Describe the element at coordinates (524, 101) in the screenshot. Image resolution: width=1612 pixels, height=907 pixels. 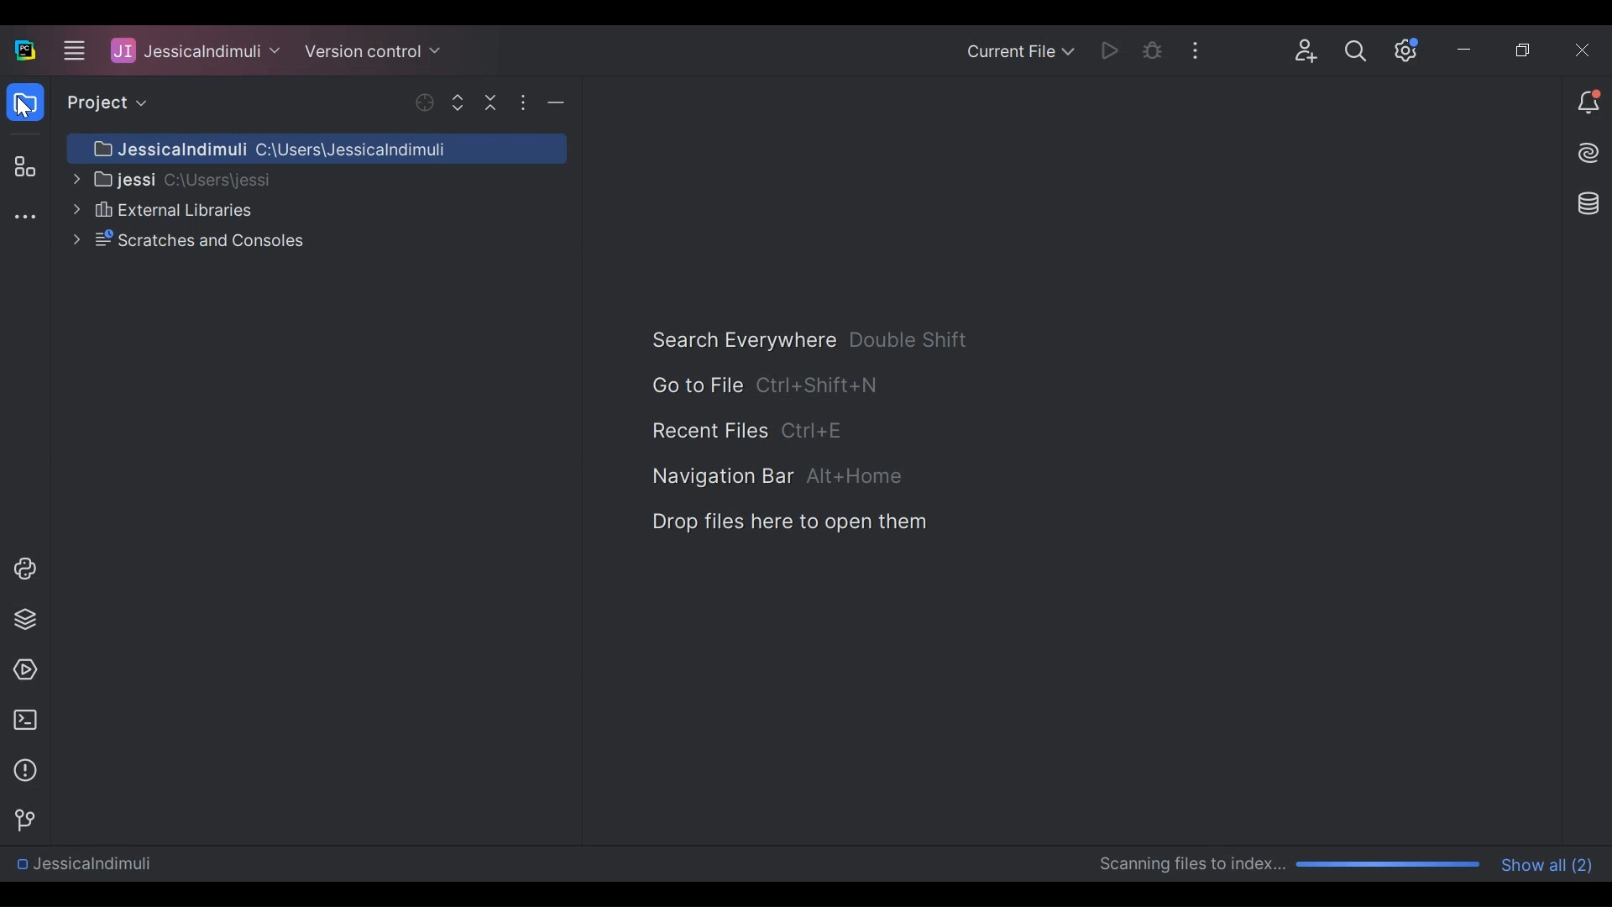
I see `More Options` at that location.